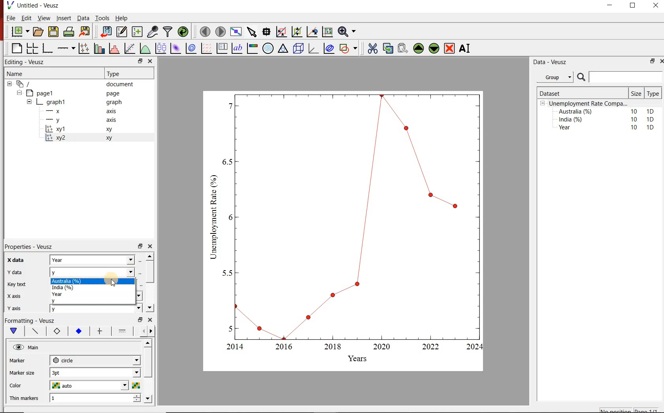 The height and width of the screenshot is (413, 664). What do you see at coordinates (69, 31) in the screenshot?
I see `print document` at bounding box center [69, 31].